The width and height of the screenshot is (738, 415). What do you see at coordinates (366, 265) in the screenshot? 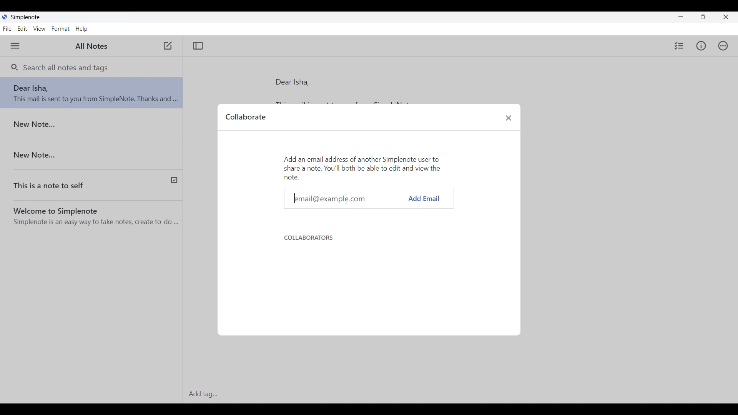
I see `Section listing collaborators` at bounding box center [366, 265].